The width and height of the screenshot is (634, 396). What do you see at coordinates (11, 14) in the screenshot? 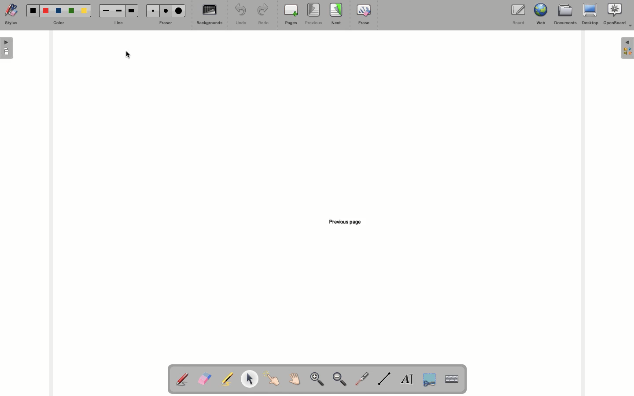
I see `Stylus` at bounding box center [11, 14].